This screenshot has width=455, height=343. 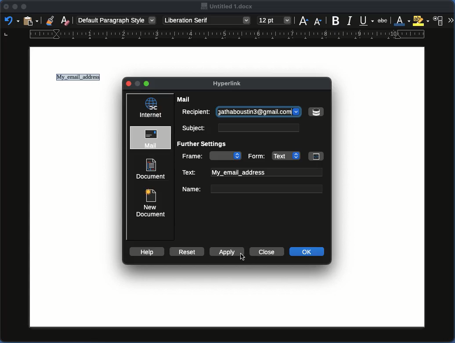 What do you see at coordinates (152, 138) in the screenshot?
I see `Mail` at bounding box center [152, 138].